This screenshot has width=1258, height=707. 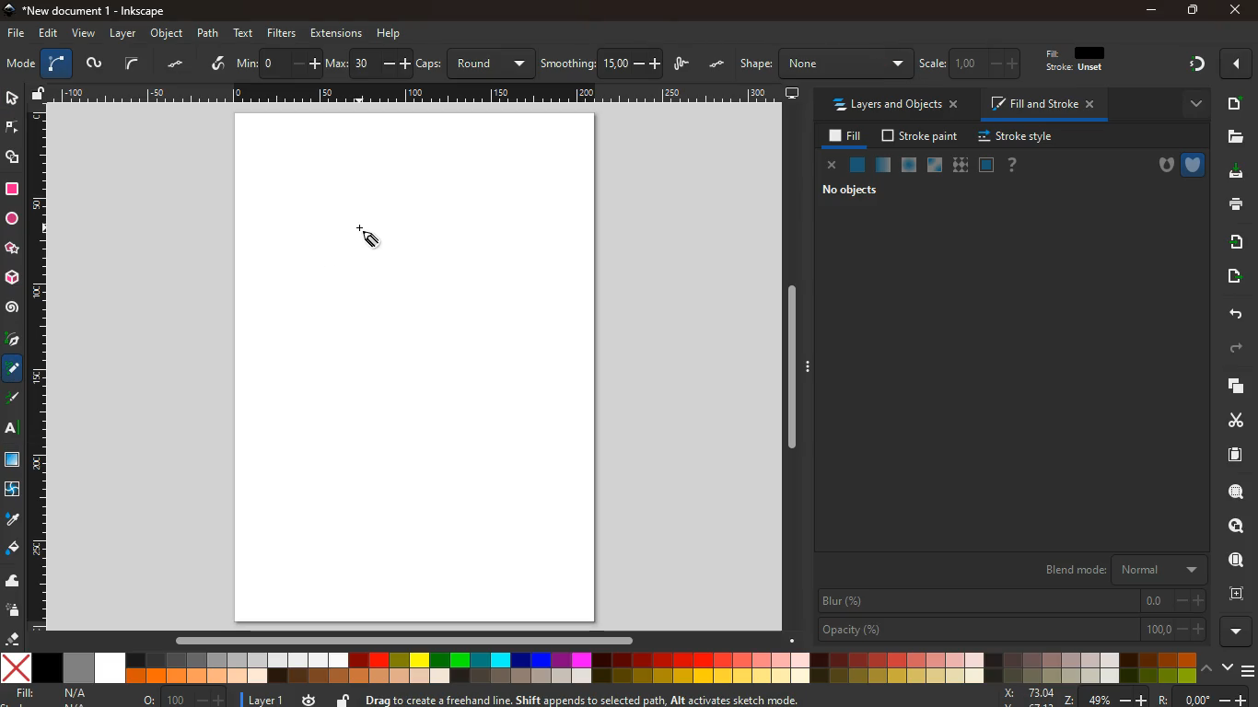 What do you see at coordinates (986, 167) in the screenshot?
I see `square` at bounding box center [986, 167].